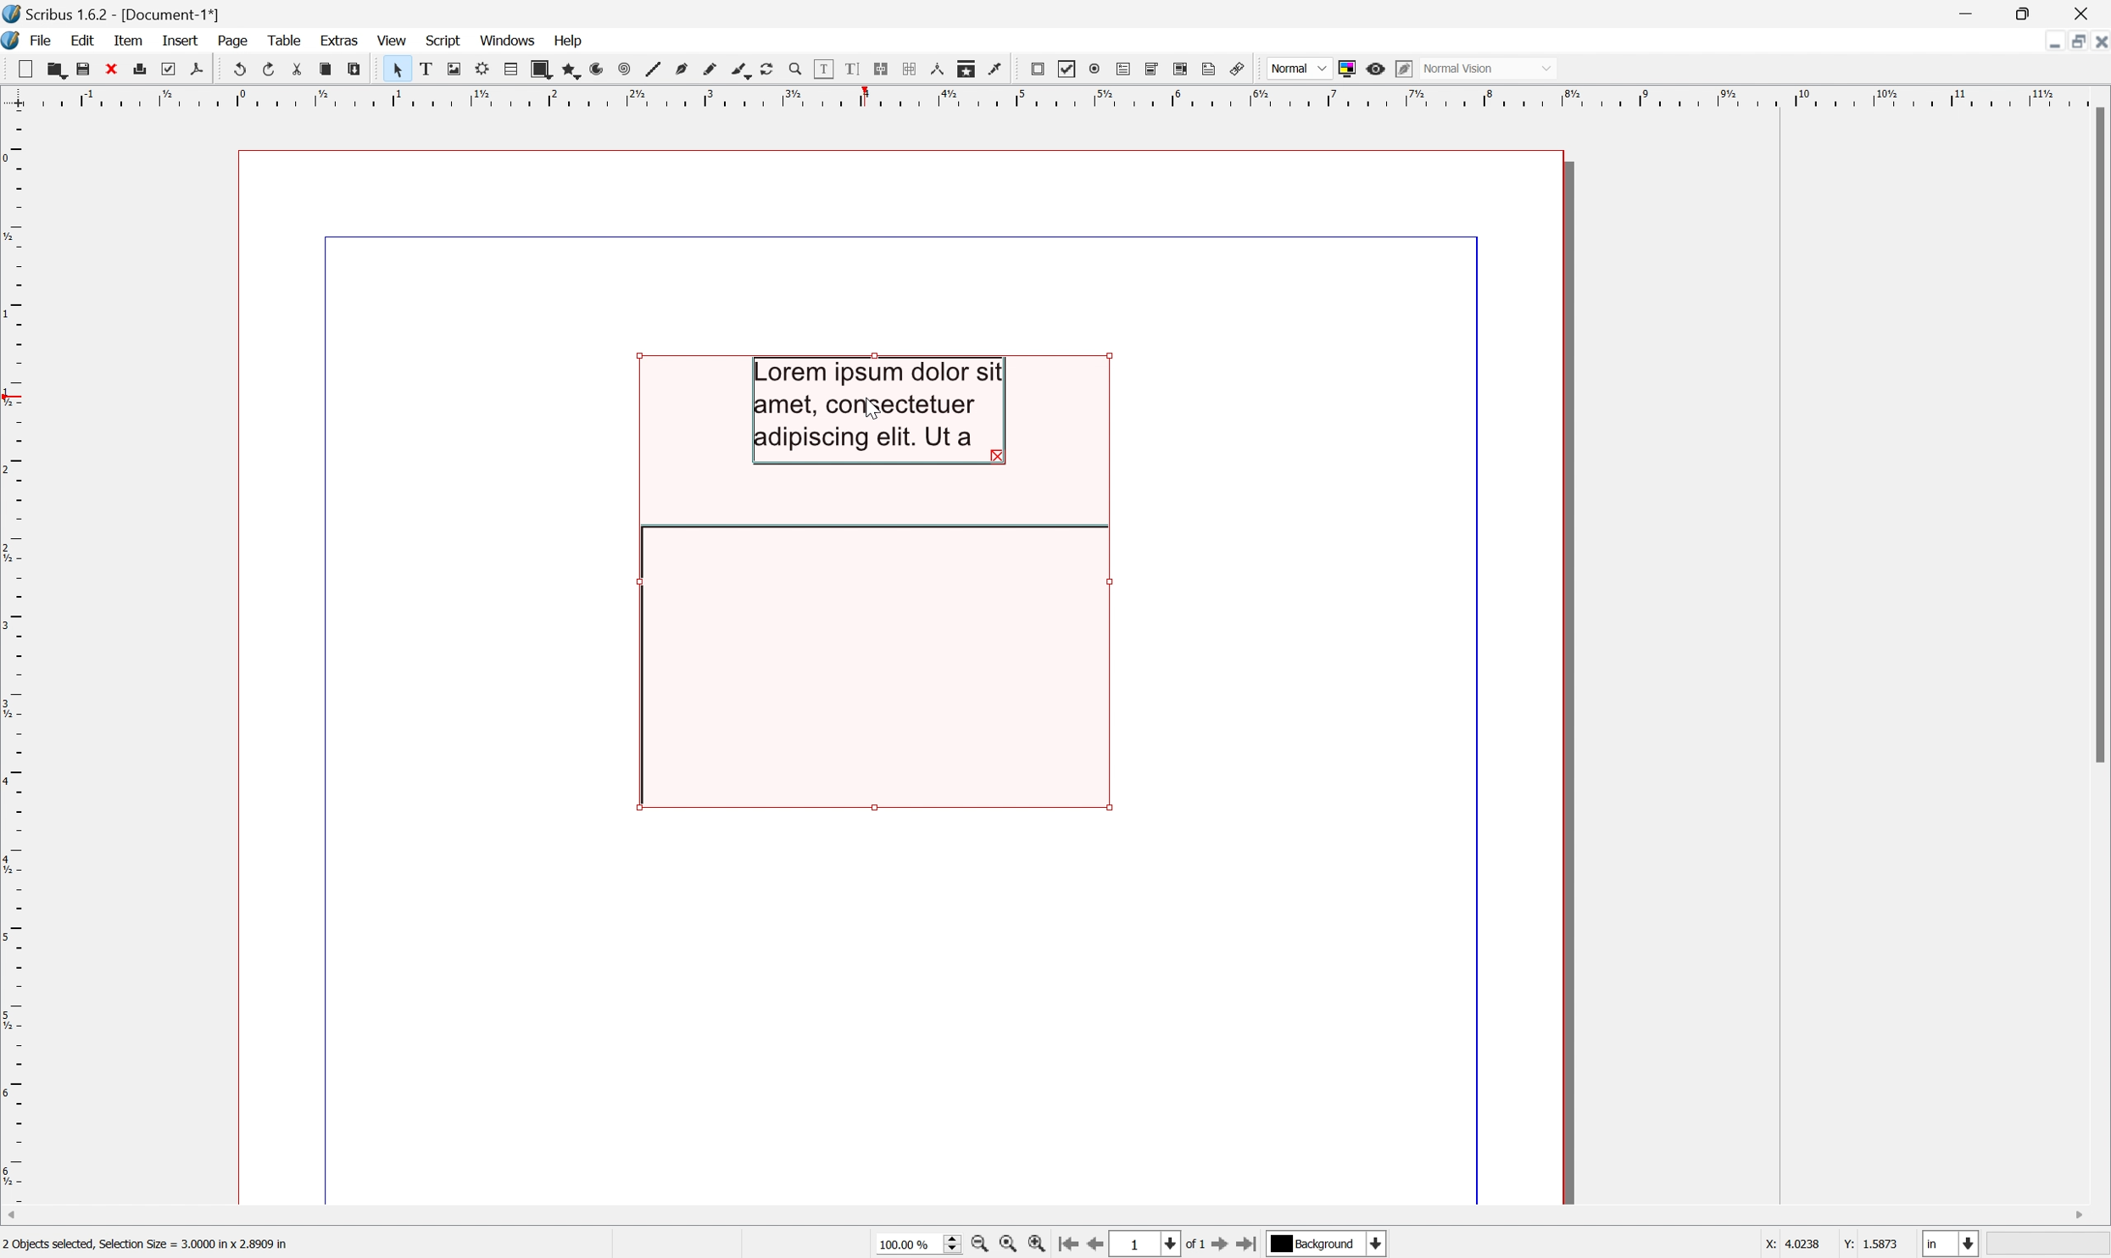 This screenshot has width=2111, height=1258. I want to click on Select the current unit, so click(1952, 1244).